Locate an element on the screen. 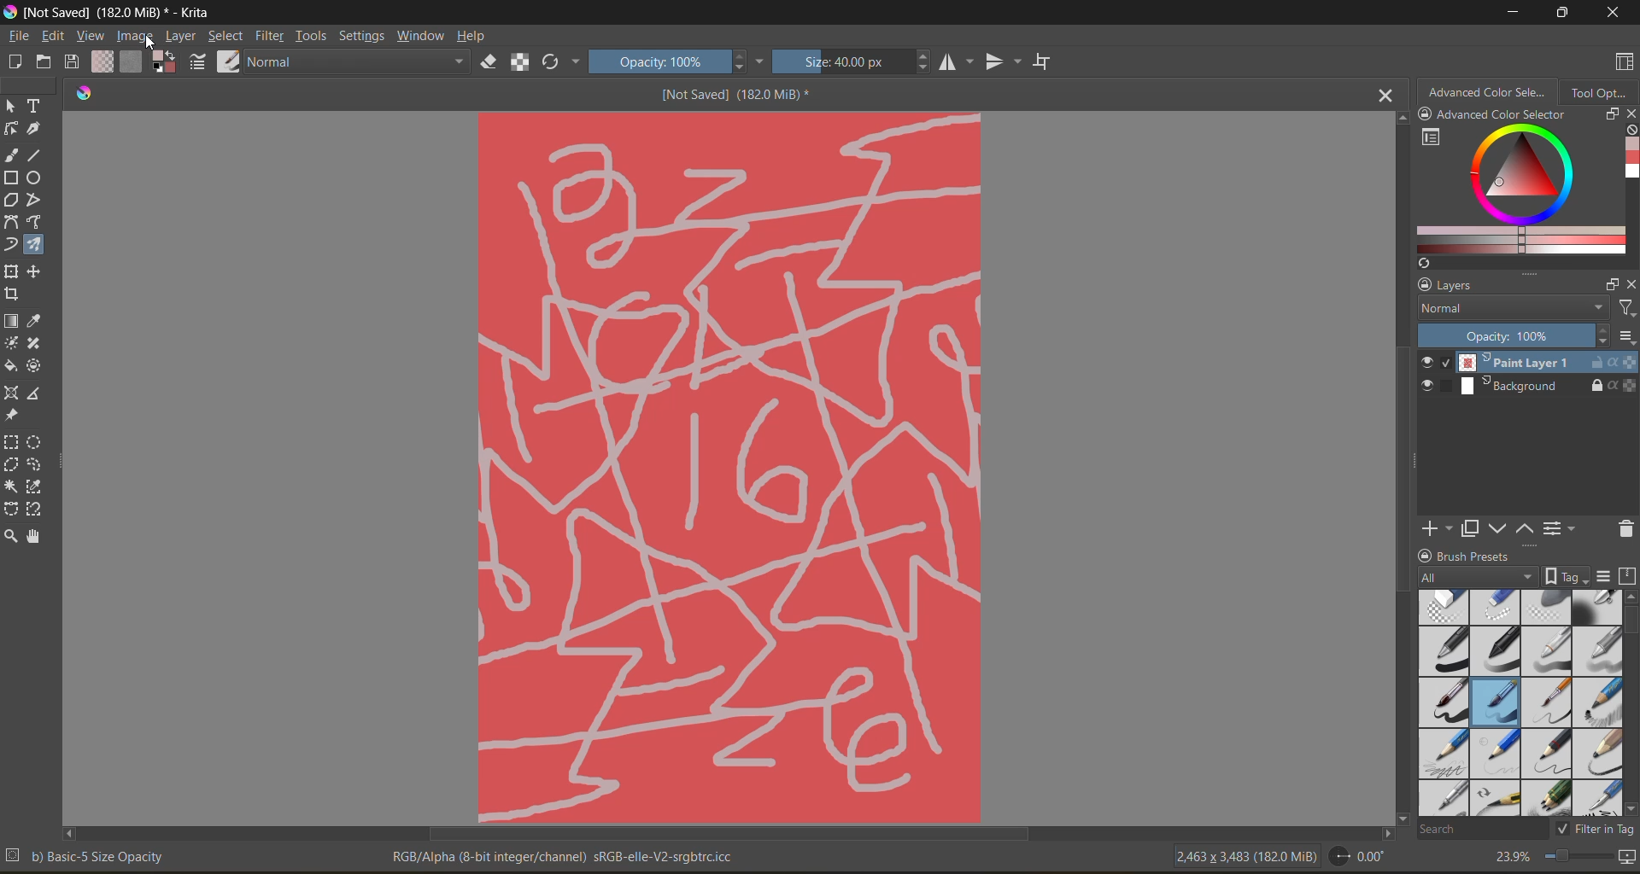  view or change layer is located at coordinates (1561, 529).